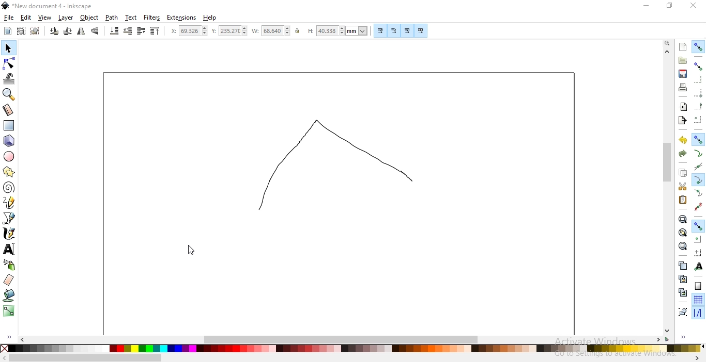  I want to click on cut the selected clones links to the originals, so click(682, 292).